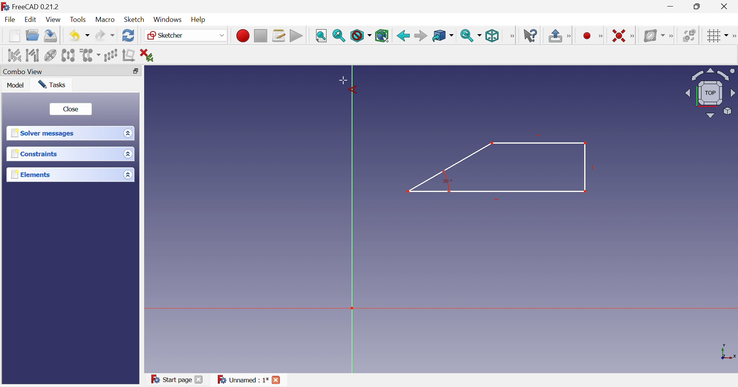  I want to click on Show/Hide B-spline information layer, so click(652, 35).